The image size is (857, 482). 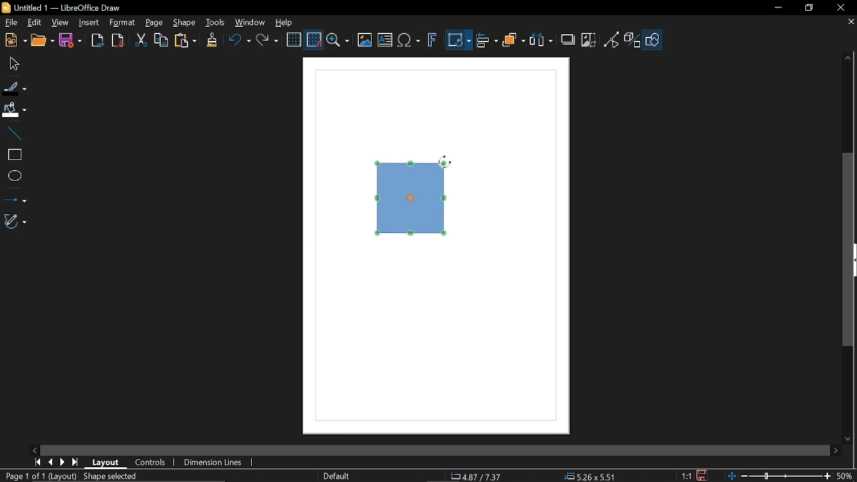 I want to click on Export, so click(x=95, y=40).